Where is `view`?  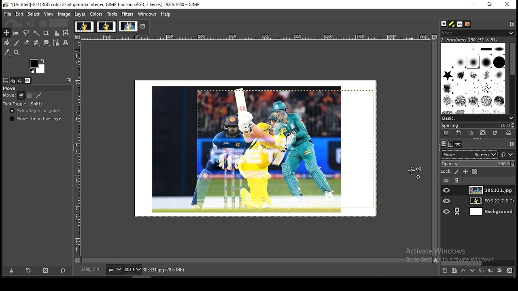
view is located at coordinates (49, 15).